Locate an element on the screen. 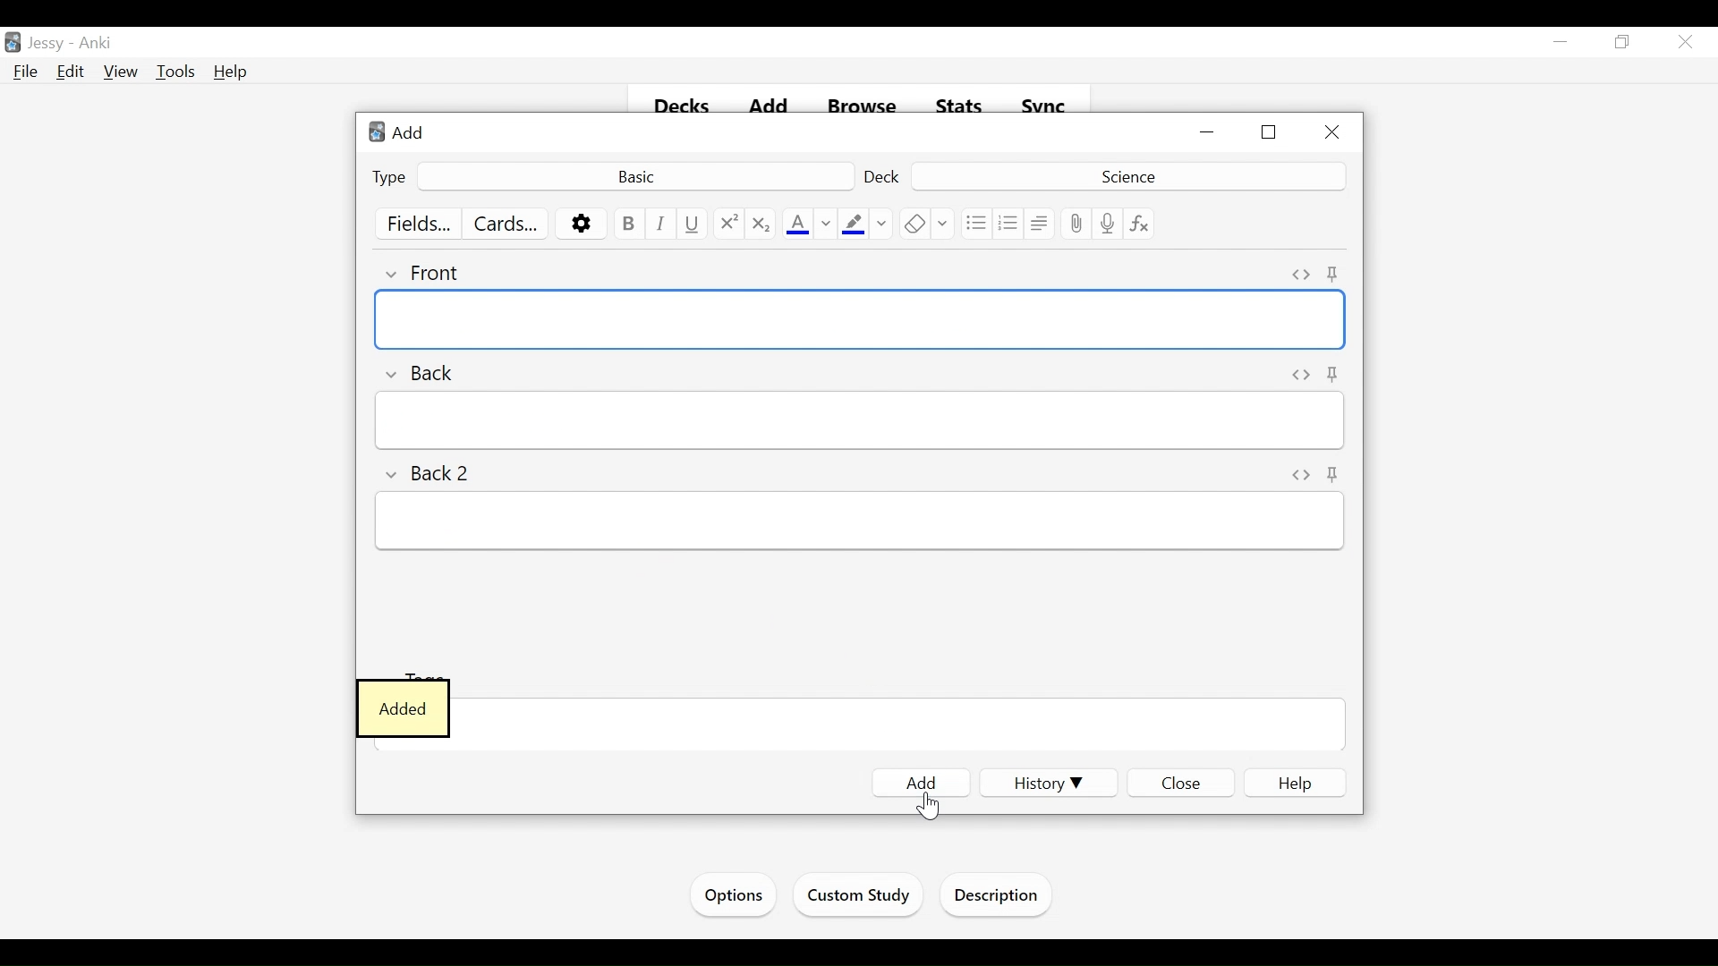 The height and width of the screenshot is (966, 1718). Toggle HTML editor is located at coordinates (1301, 473).